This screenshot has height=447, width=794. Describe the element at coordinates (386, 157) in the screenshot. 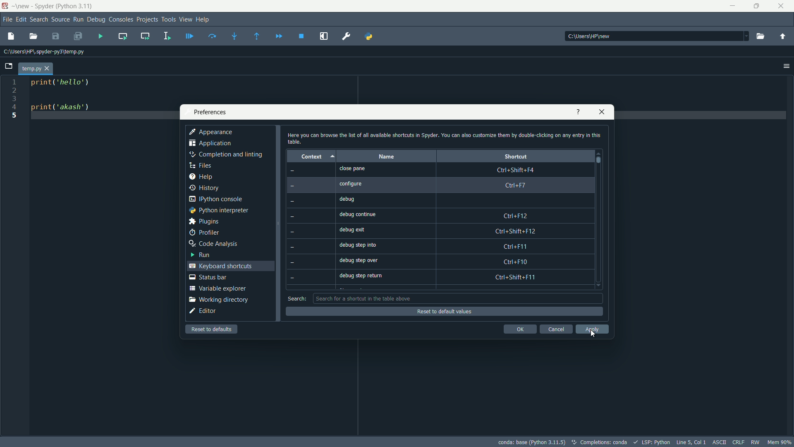

I see `name` at that location.